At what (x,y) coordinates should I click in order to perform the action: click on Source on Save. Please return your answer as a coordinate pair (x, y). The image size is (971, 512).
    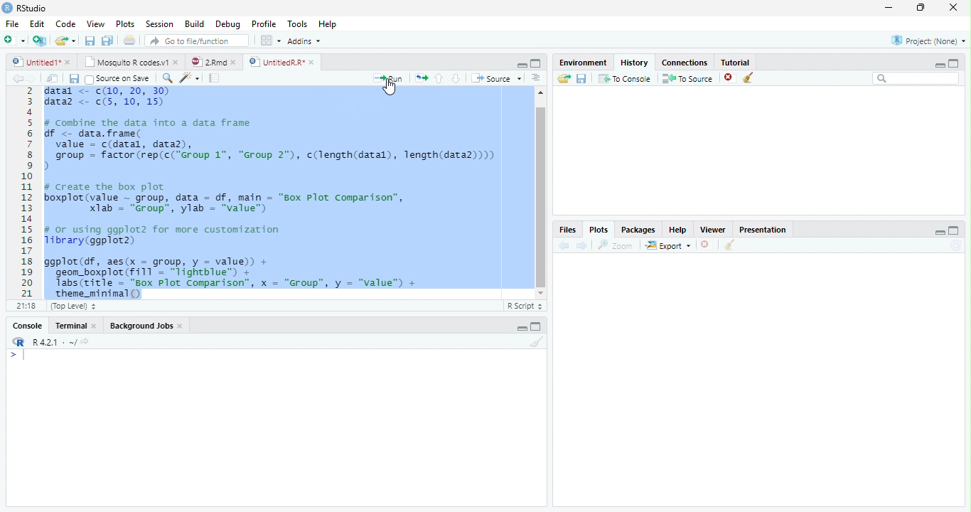
    Looking at the image, I should click on (119, 79).